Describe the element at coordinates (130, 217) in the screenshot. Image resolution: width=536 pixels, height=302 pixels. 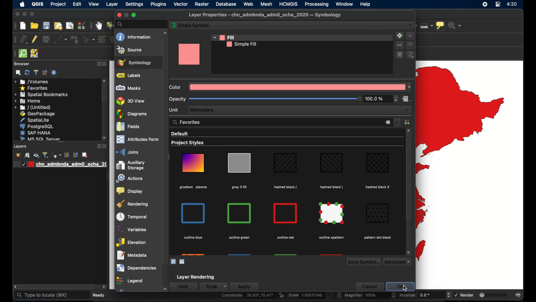
I see `temporal` at that location.